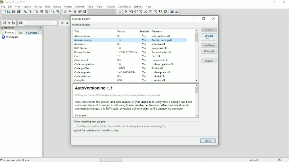 This screenshot has width=289, height=162. Describe the element at coordinates (14, 3) in the screenshot. I see `Title` at that location.